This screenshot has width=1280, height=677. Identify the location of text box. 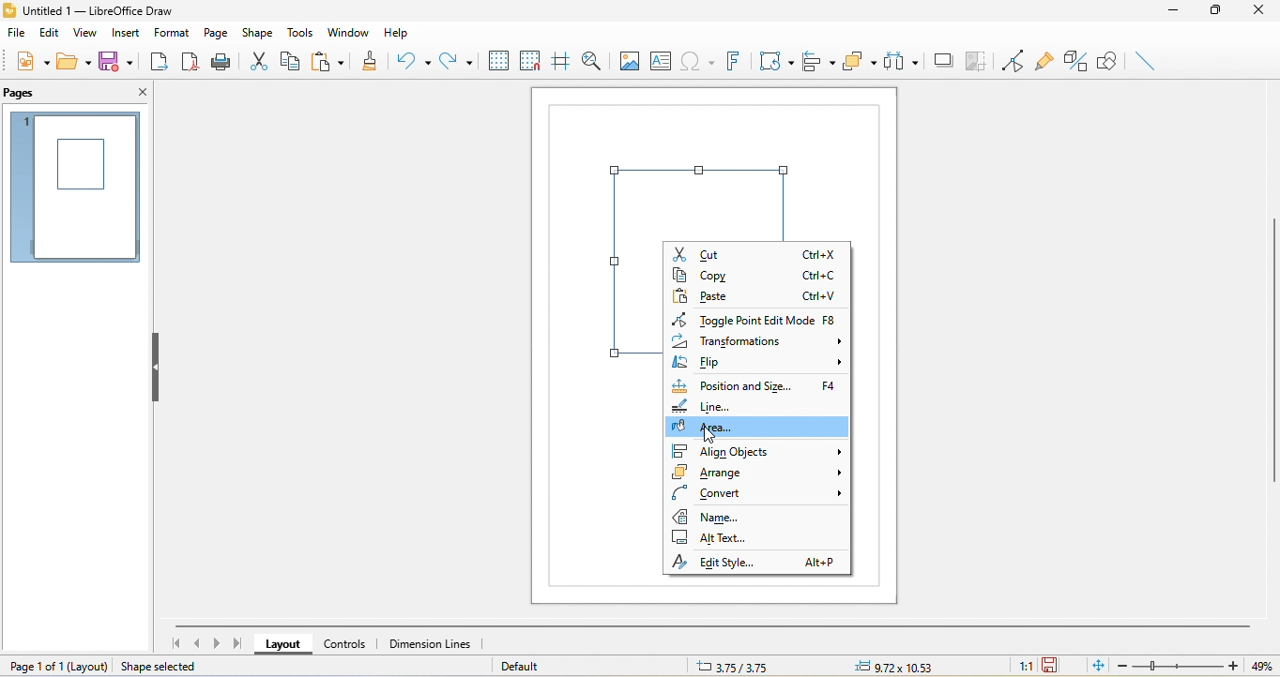
(663, 59).